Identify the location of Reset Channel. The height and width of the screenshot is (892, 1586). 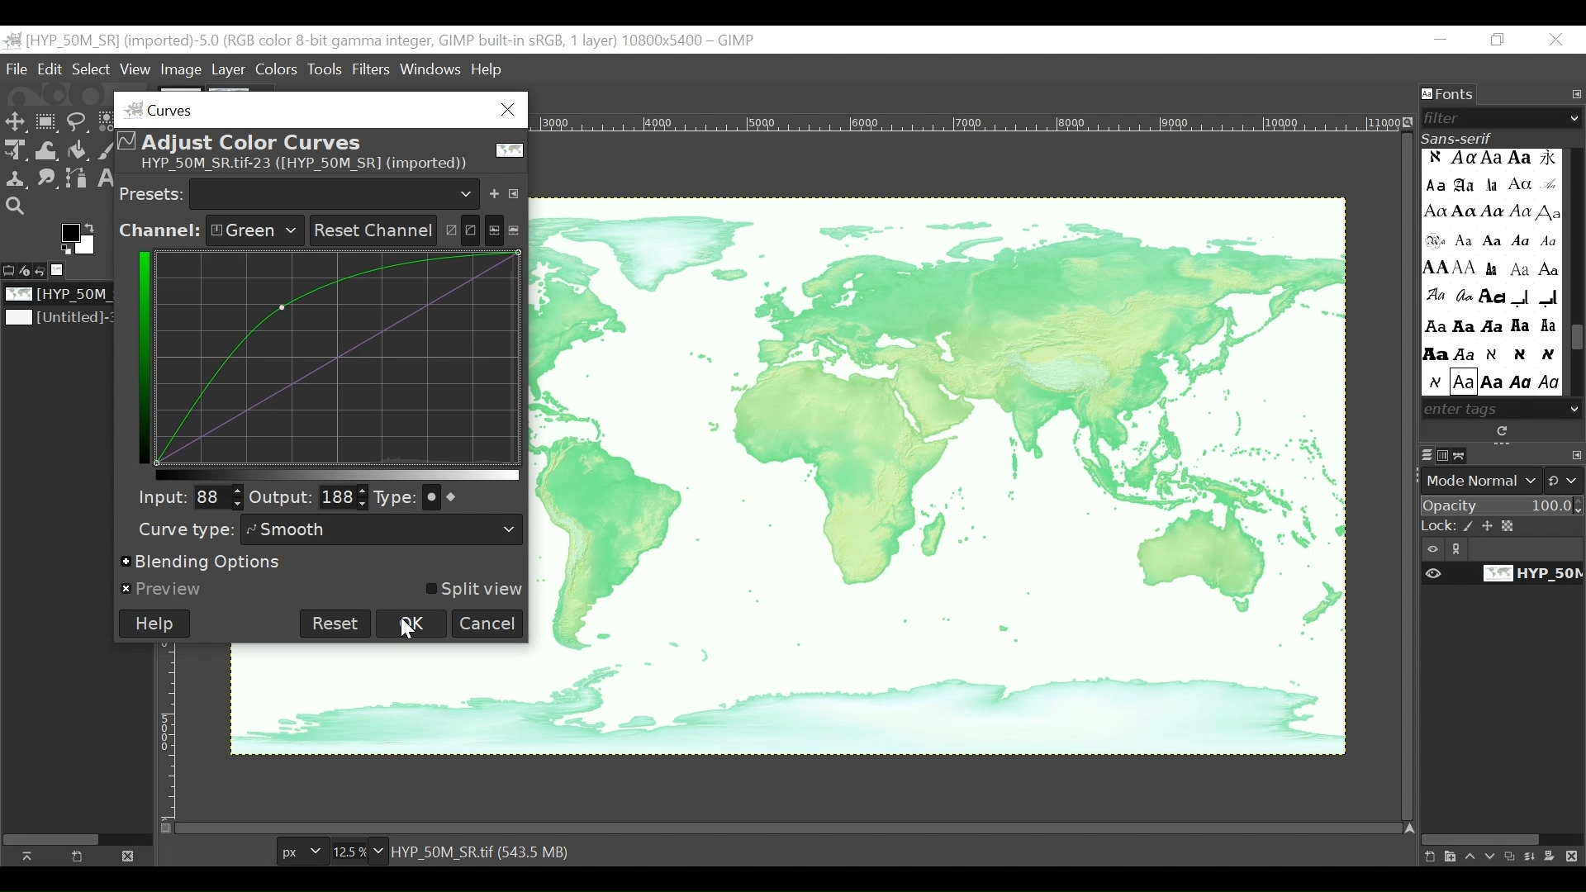
(370, 230).